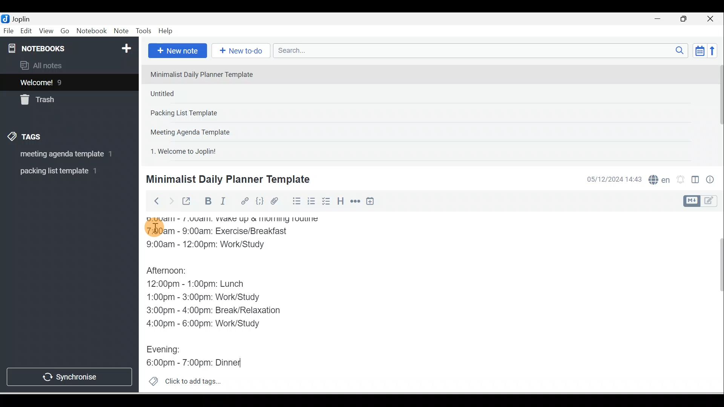 Image resolution: width=724 pixels, height=407 pixels. Describe the element at coordinates (207, 201) in the screenshot. I see `Bold` at that location.